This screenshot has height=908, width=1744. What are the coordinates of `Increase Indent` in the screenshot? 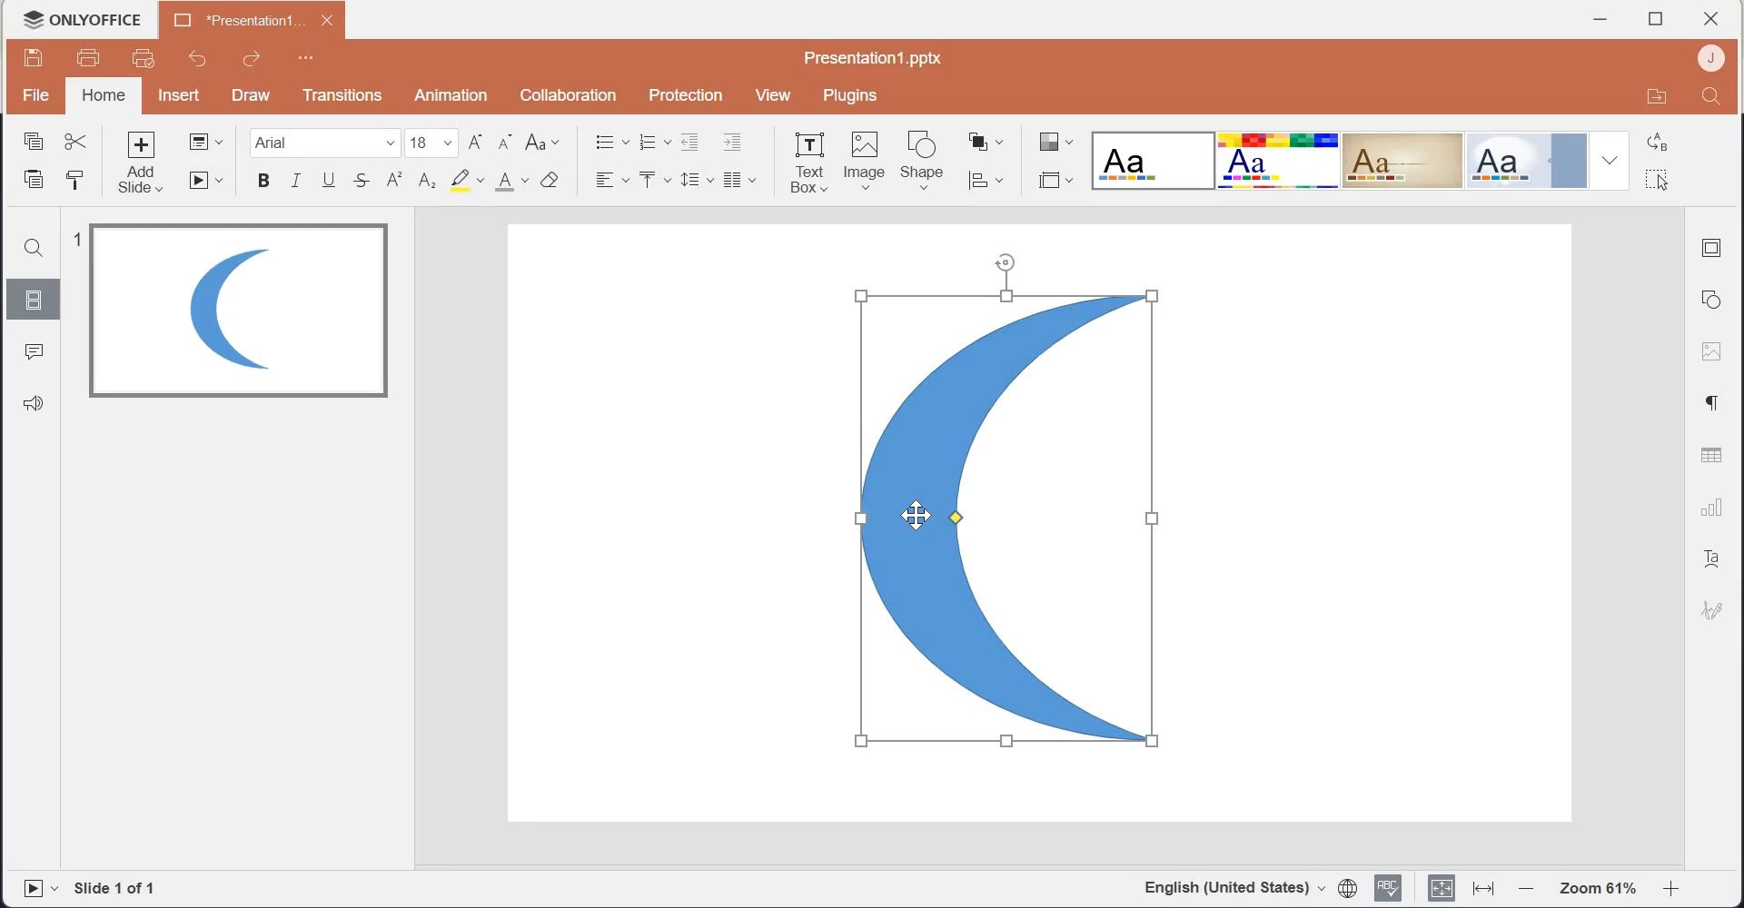 It's located at (731, 143).